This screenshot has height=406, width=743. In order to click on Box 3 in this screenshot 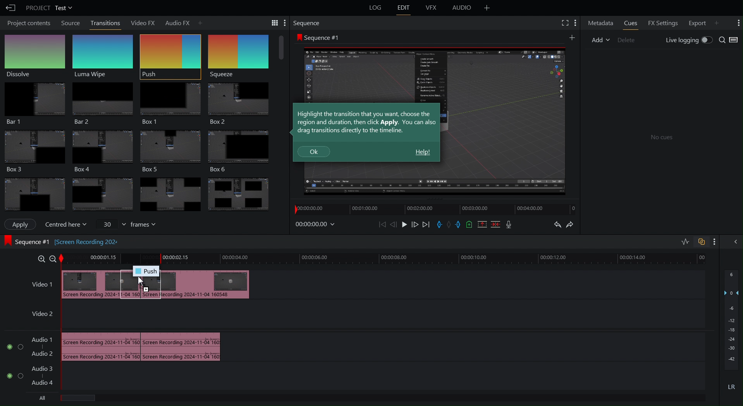, I will do `click(33, 150)`.